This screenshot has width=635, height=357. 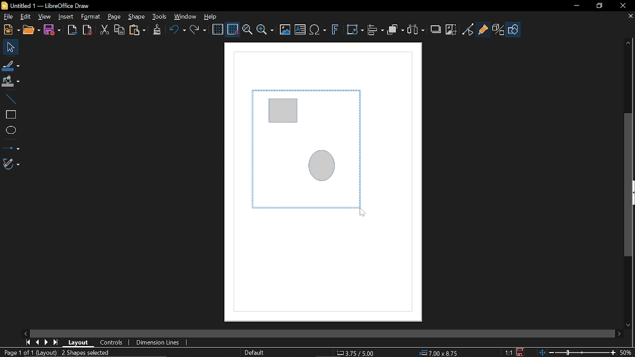 What do you see at coordinates (436, 29) in the screenshot?
I see `Shadow` at bounding box center [436, 29].